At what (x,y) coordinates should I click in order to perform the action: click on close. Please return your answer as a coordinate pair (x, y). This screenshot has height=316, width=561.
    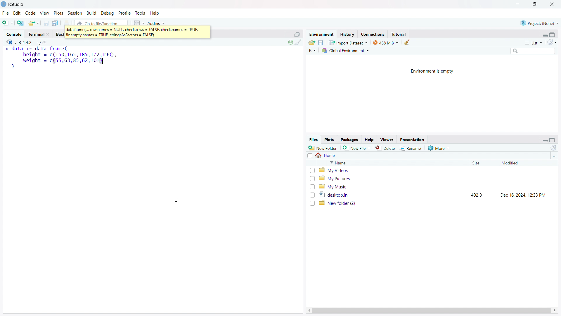
    Looking at the image, I should click on (552, 4).